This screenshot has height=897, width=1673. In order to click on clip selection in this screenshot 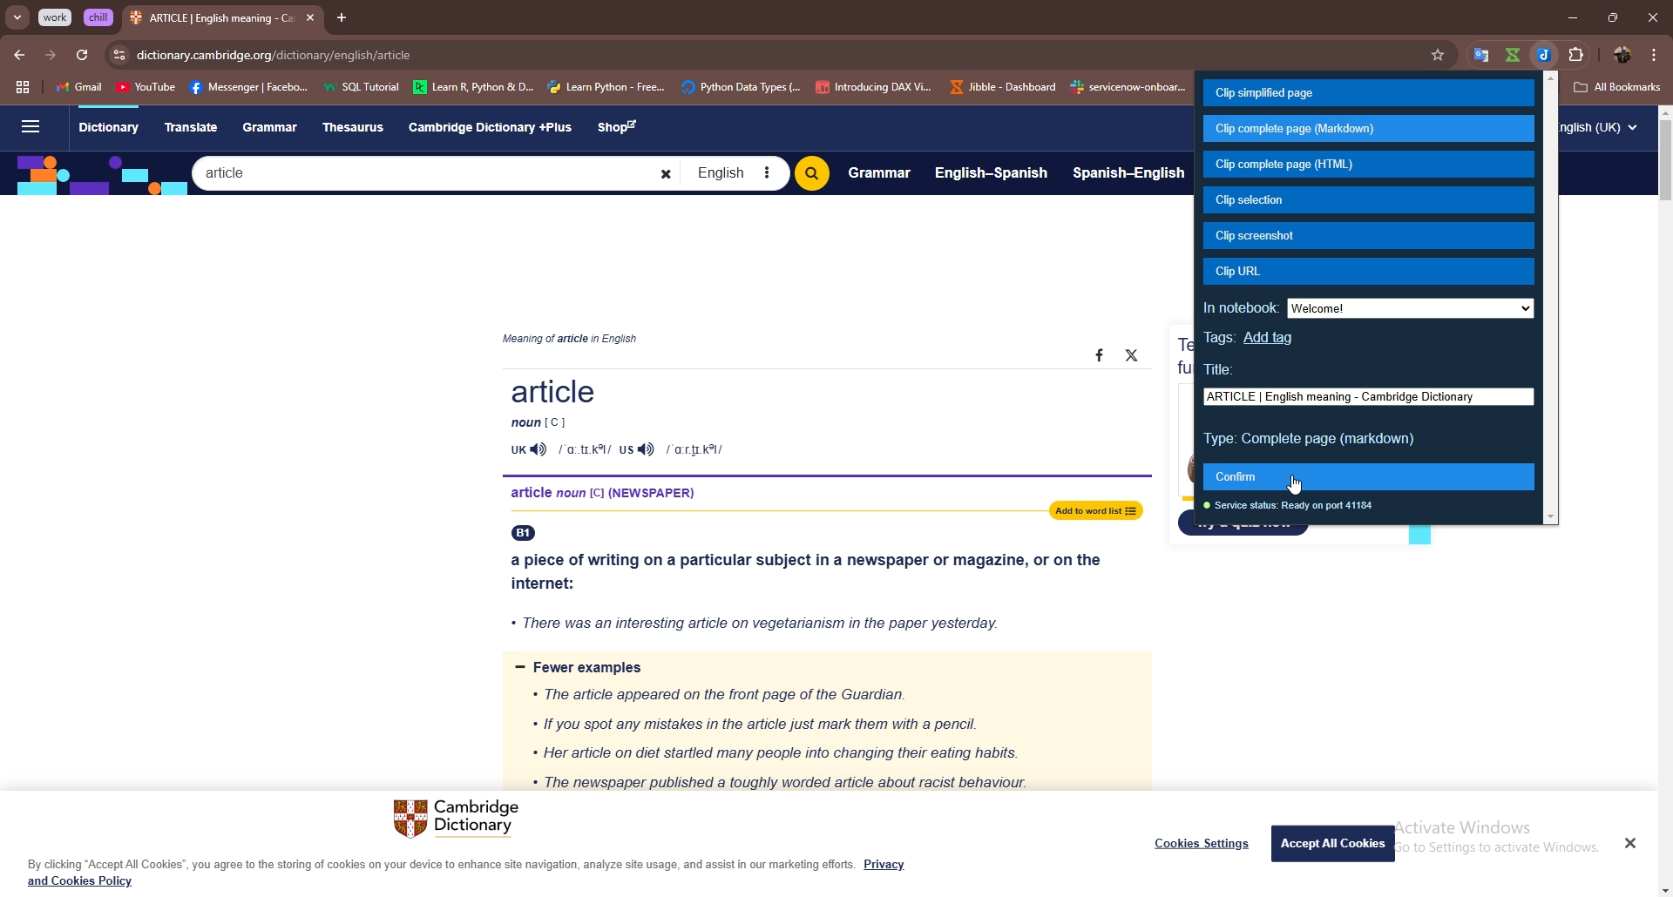, I will do `click(1369, 200)`.